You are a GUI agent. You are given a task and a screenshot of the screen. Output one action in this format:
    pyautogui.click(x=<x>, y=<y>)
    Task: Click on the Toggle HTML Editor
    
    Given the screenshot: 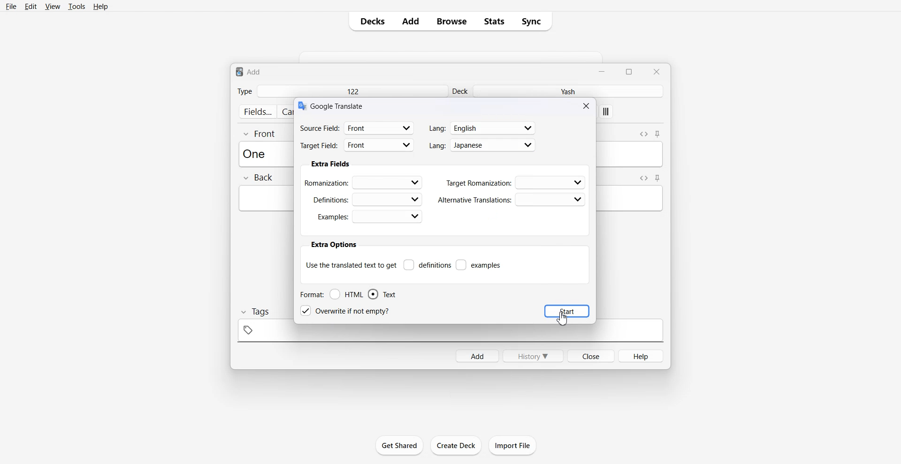 What is the action you would take?
    pyautogui.click(x=642, y=178)
    